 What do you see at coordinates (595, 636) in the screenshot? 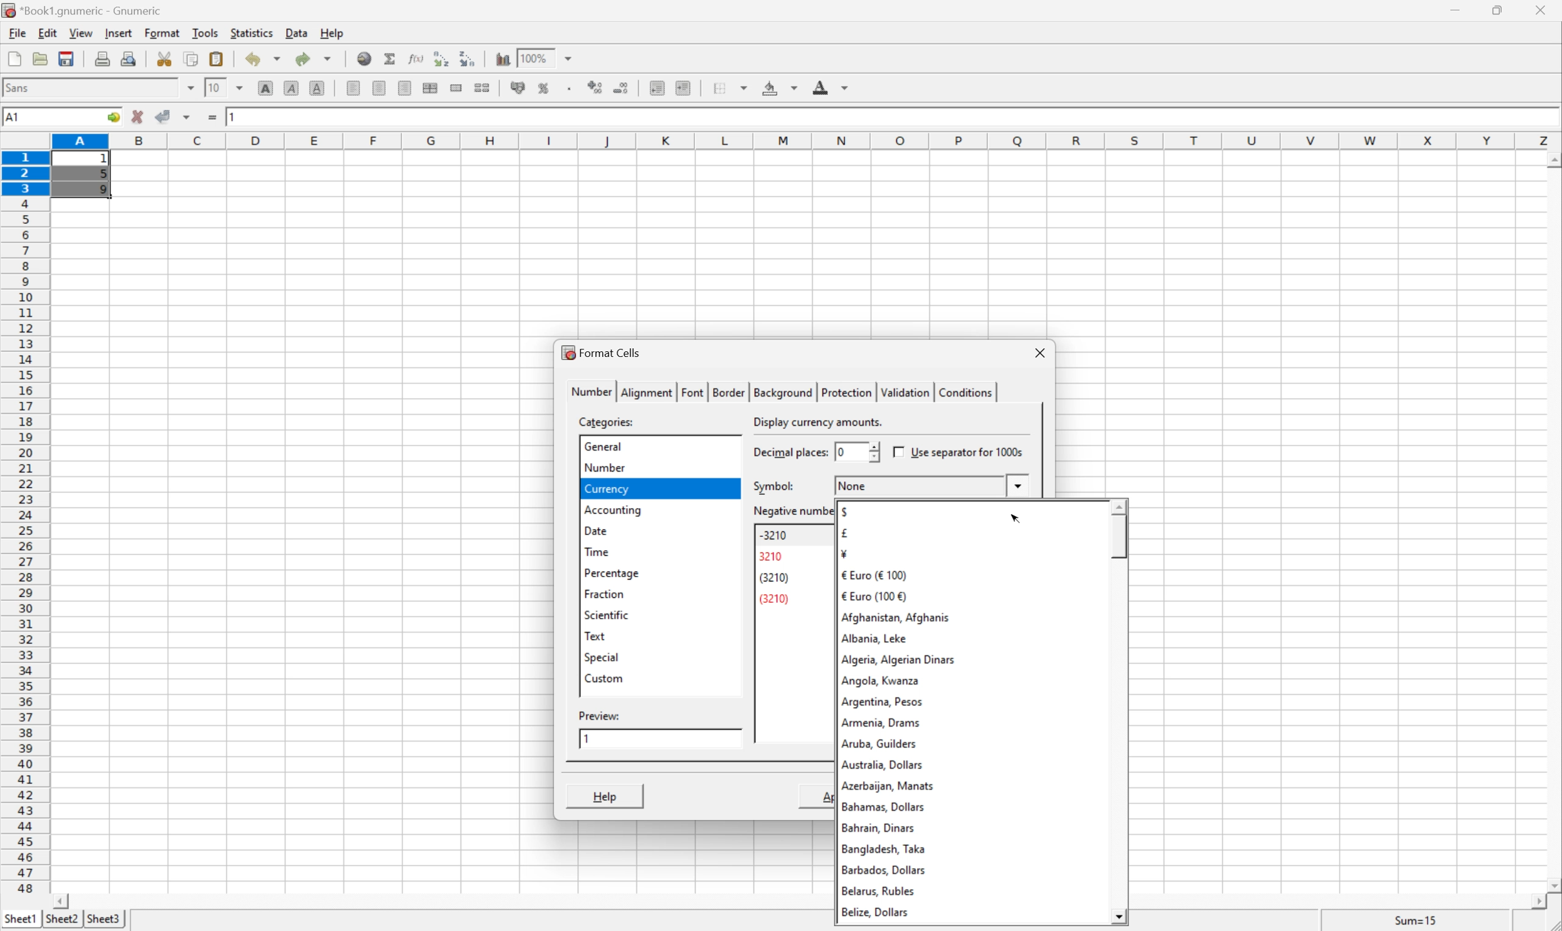
I see `text` at bounding box center [595, 636].